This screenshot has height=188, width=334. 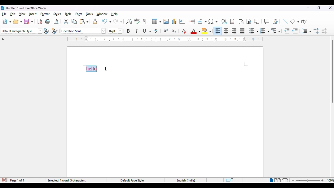 What do you see at coordinates (15, 180) in the screenshot?
I see ` Paget 1 of 1` at bounding box center [15, 180].